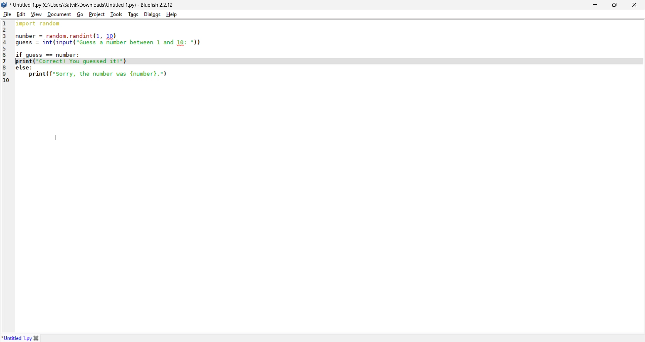  I want to click on close tab, so click(38, 337).